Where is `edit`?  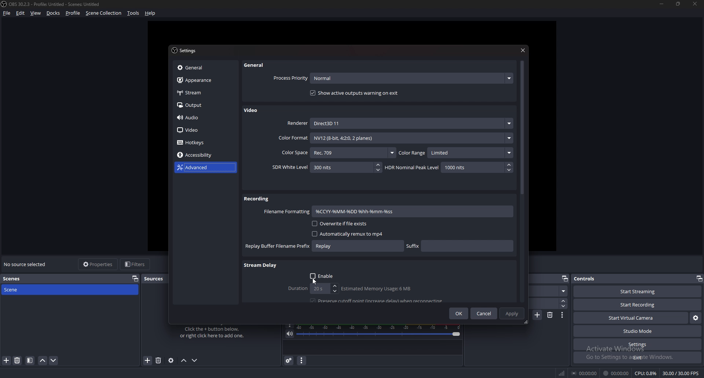 edit is located at coordinates (20, 13).